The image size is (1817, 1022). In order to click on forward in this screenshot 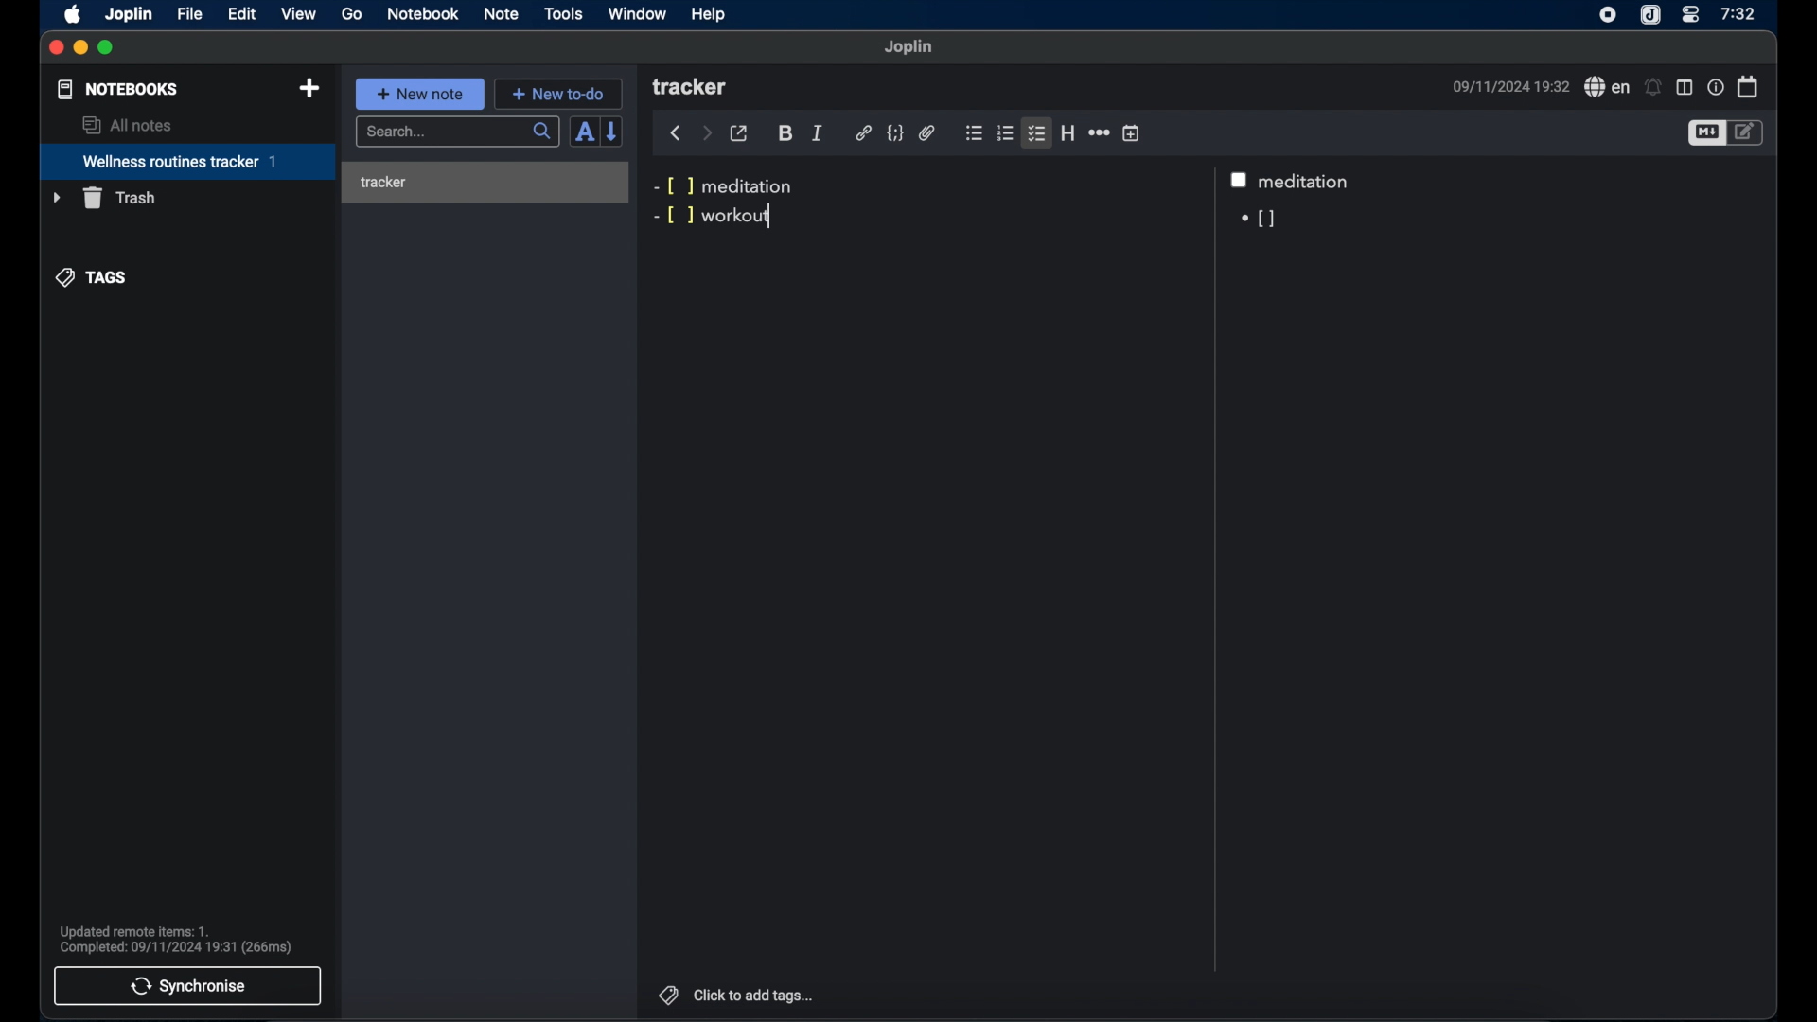, I will do `click(706, 132)`.